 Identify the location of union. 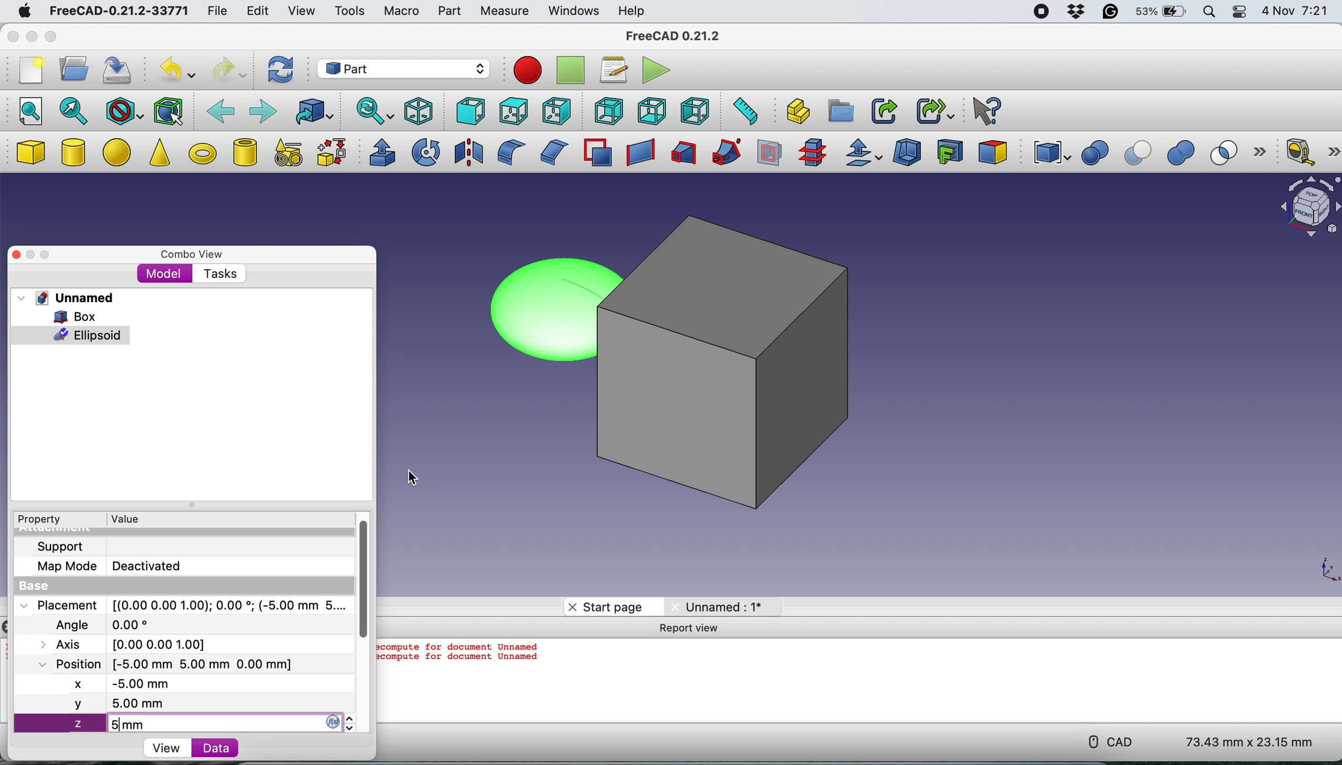
(1185, 153).